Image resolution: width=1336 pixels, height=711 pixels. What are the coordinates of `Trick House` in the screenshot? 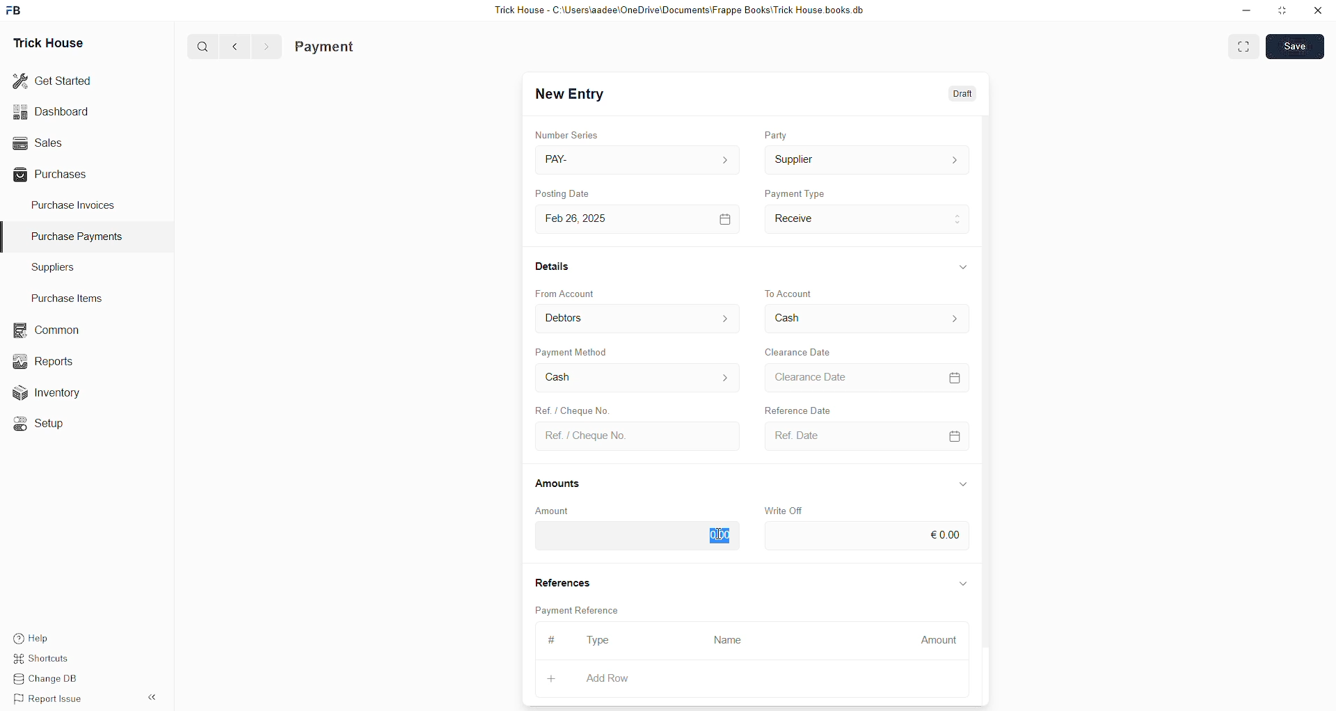 It's located at (50, 40).